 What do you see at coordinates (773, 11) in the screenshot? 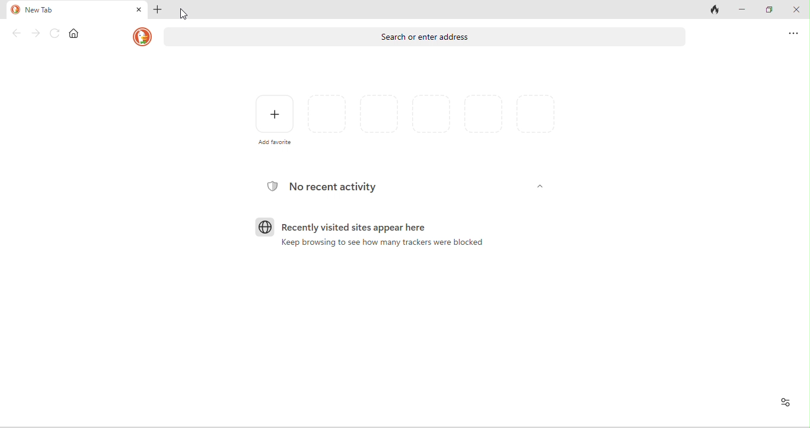
I see `maximize` at bounding box center [773, 11].